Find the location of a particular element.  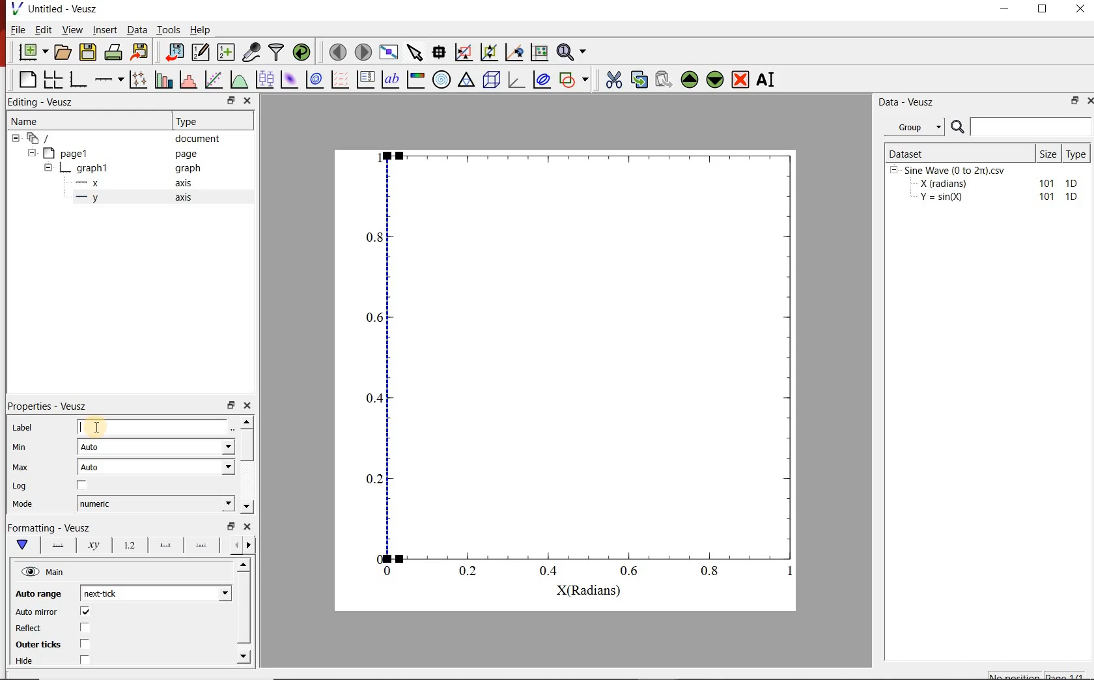

hit a function is located at coordinates (215, 79).